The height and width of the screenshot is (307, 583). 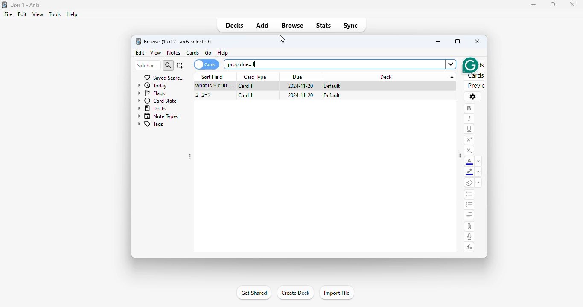 What do you see at coordinates (164, 78) in the screenshot?
I see `saved searches` at bounding box center [164, 78].